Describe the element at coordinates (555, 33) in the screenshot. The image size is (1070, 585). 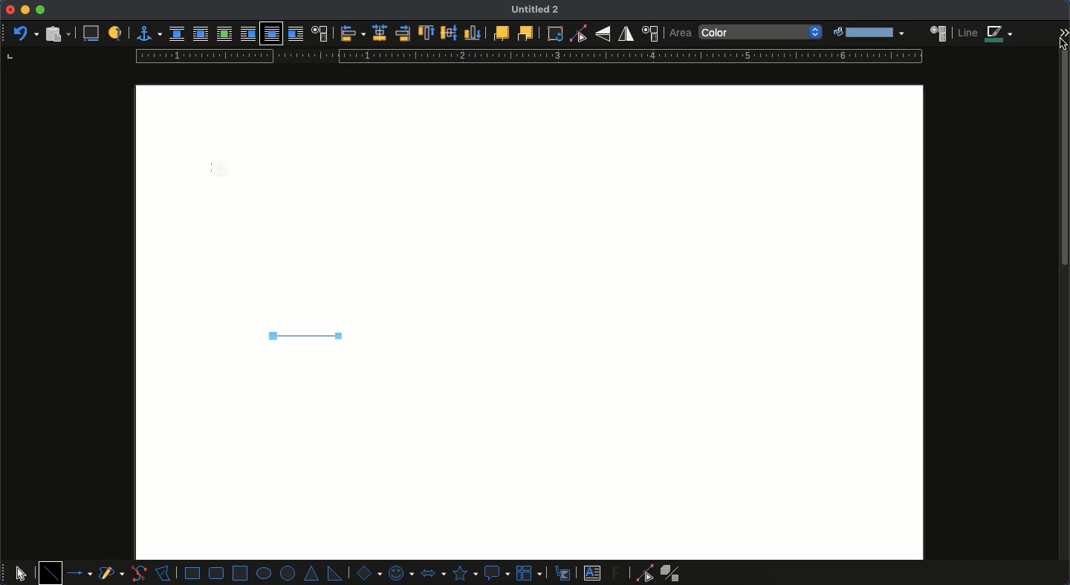
I see `rotate` at that location.